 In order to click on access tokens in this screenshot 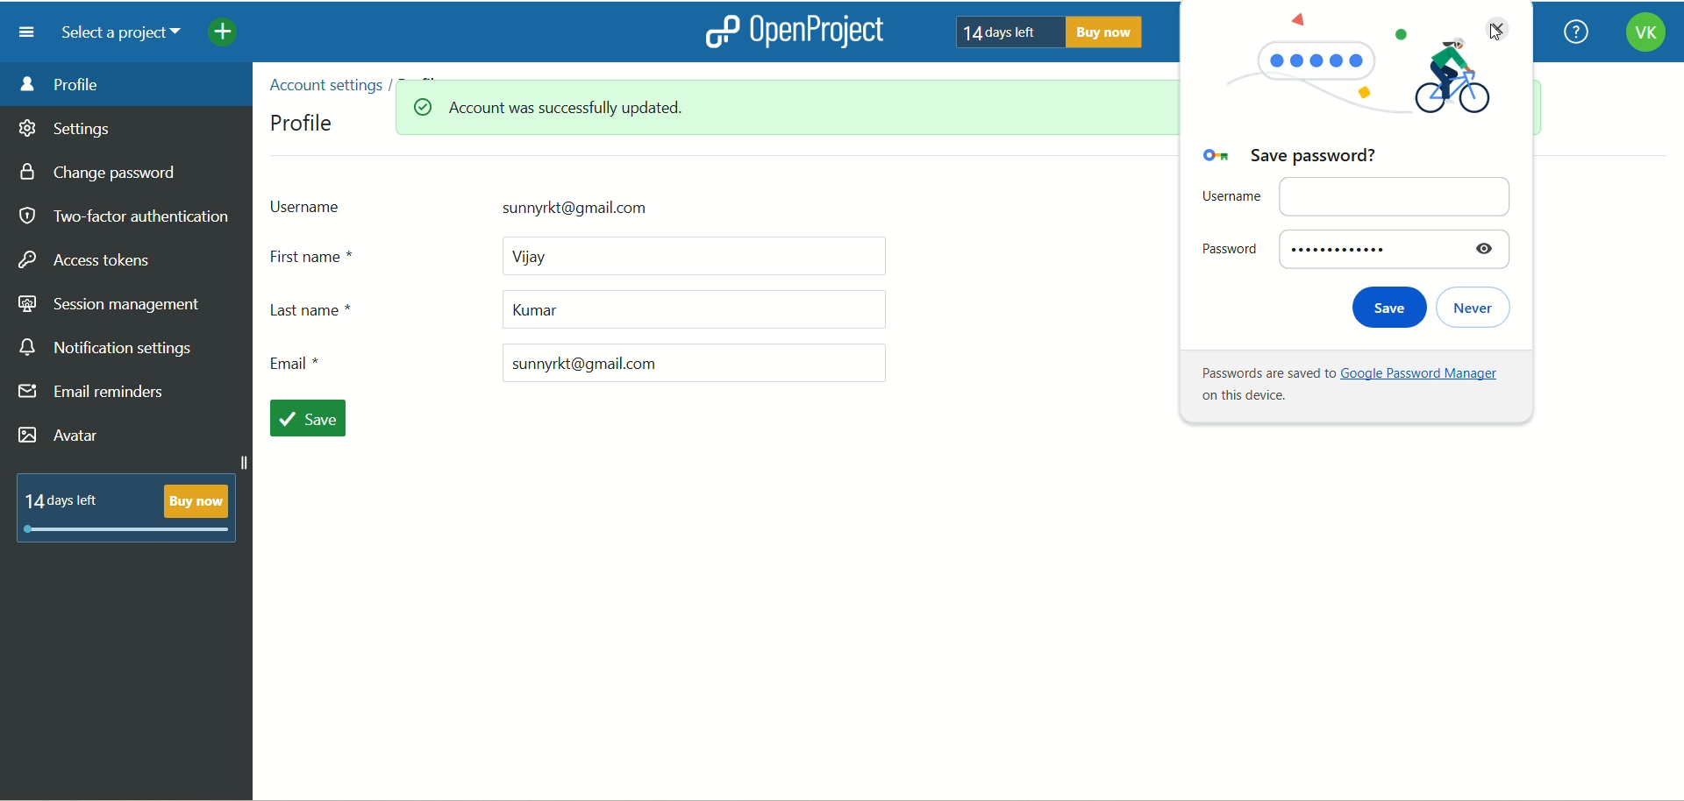, I will do `click(88, 258)`.